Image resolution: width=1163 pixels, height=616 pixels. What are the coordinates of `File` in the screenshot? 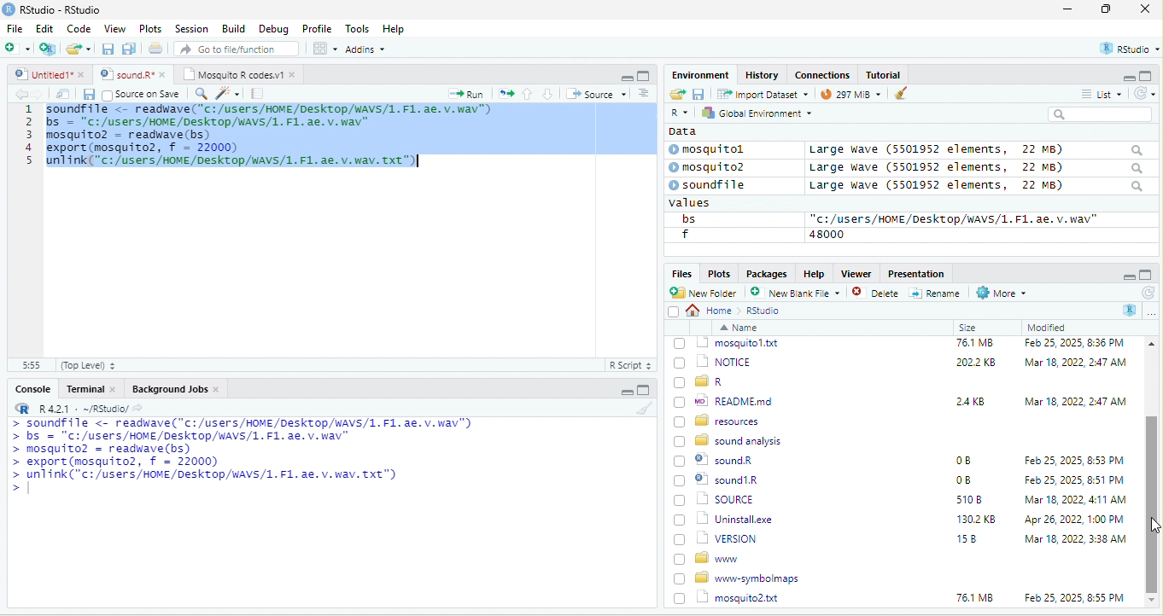 It's located at (15, 28).